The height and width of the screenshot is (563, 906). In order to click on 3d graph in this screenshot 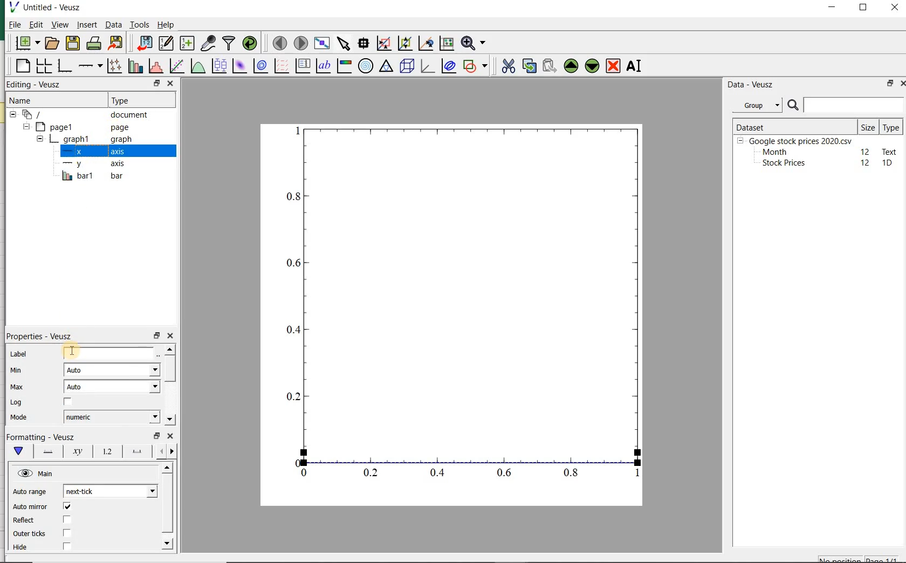, I will do `click(427, 67)`.